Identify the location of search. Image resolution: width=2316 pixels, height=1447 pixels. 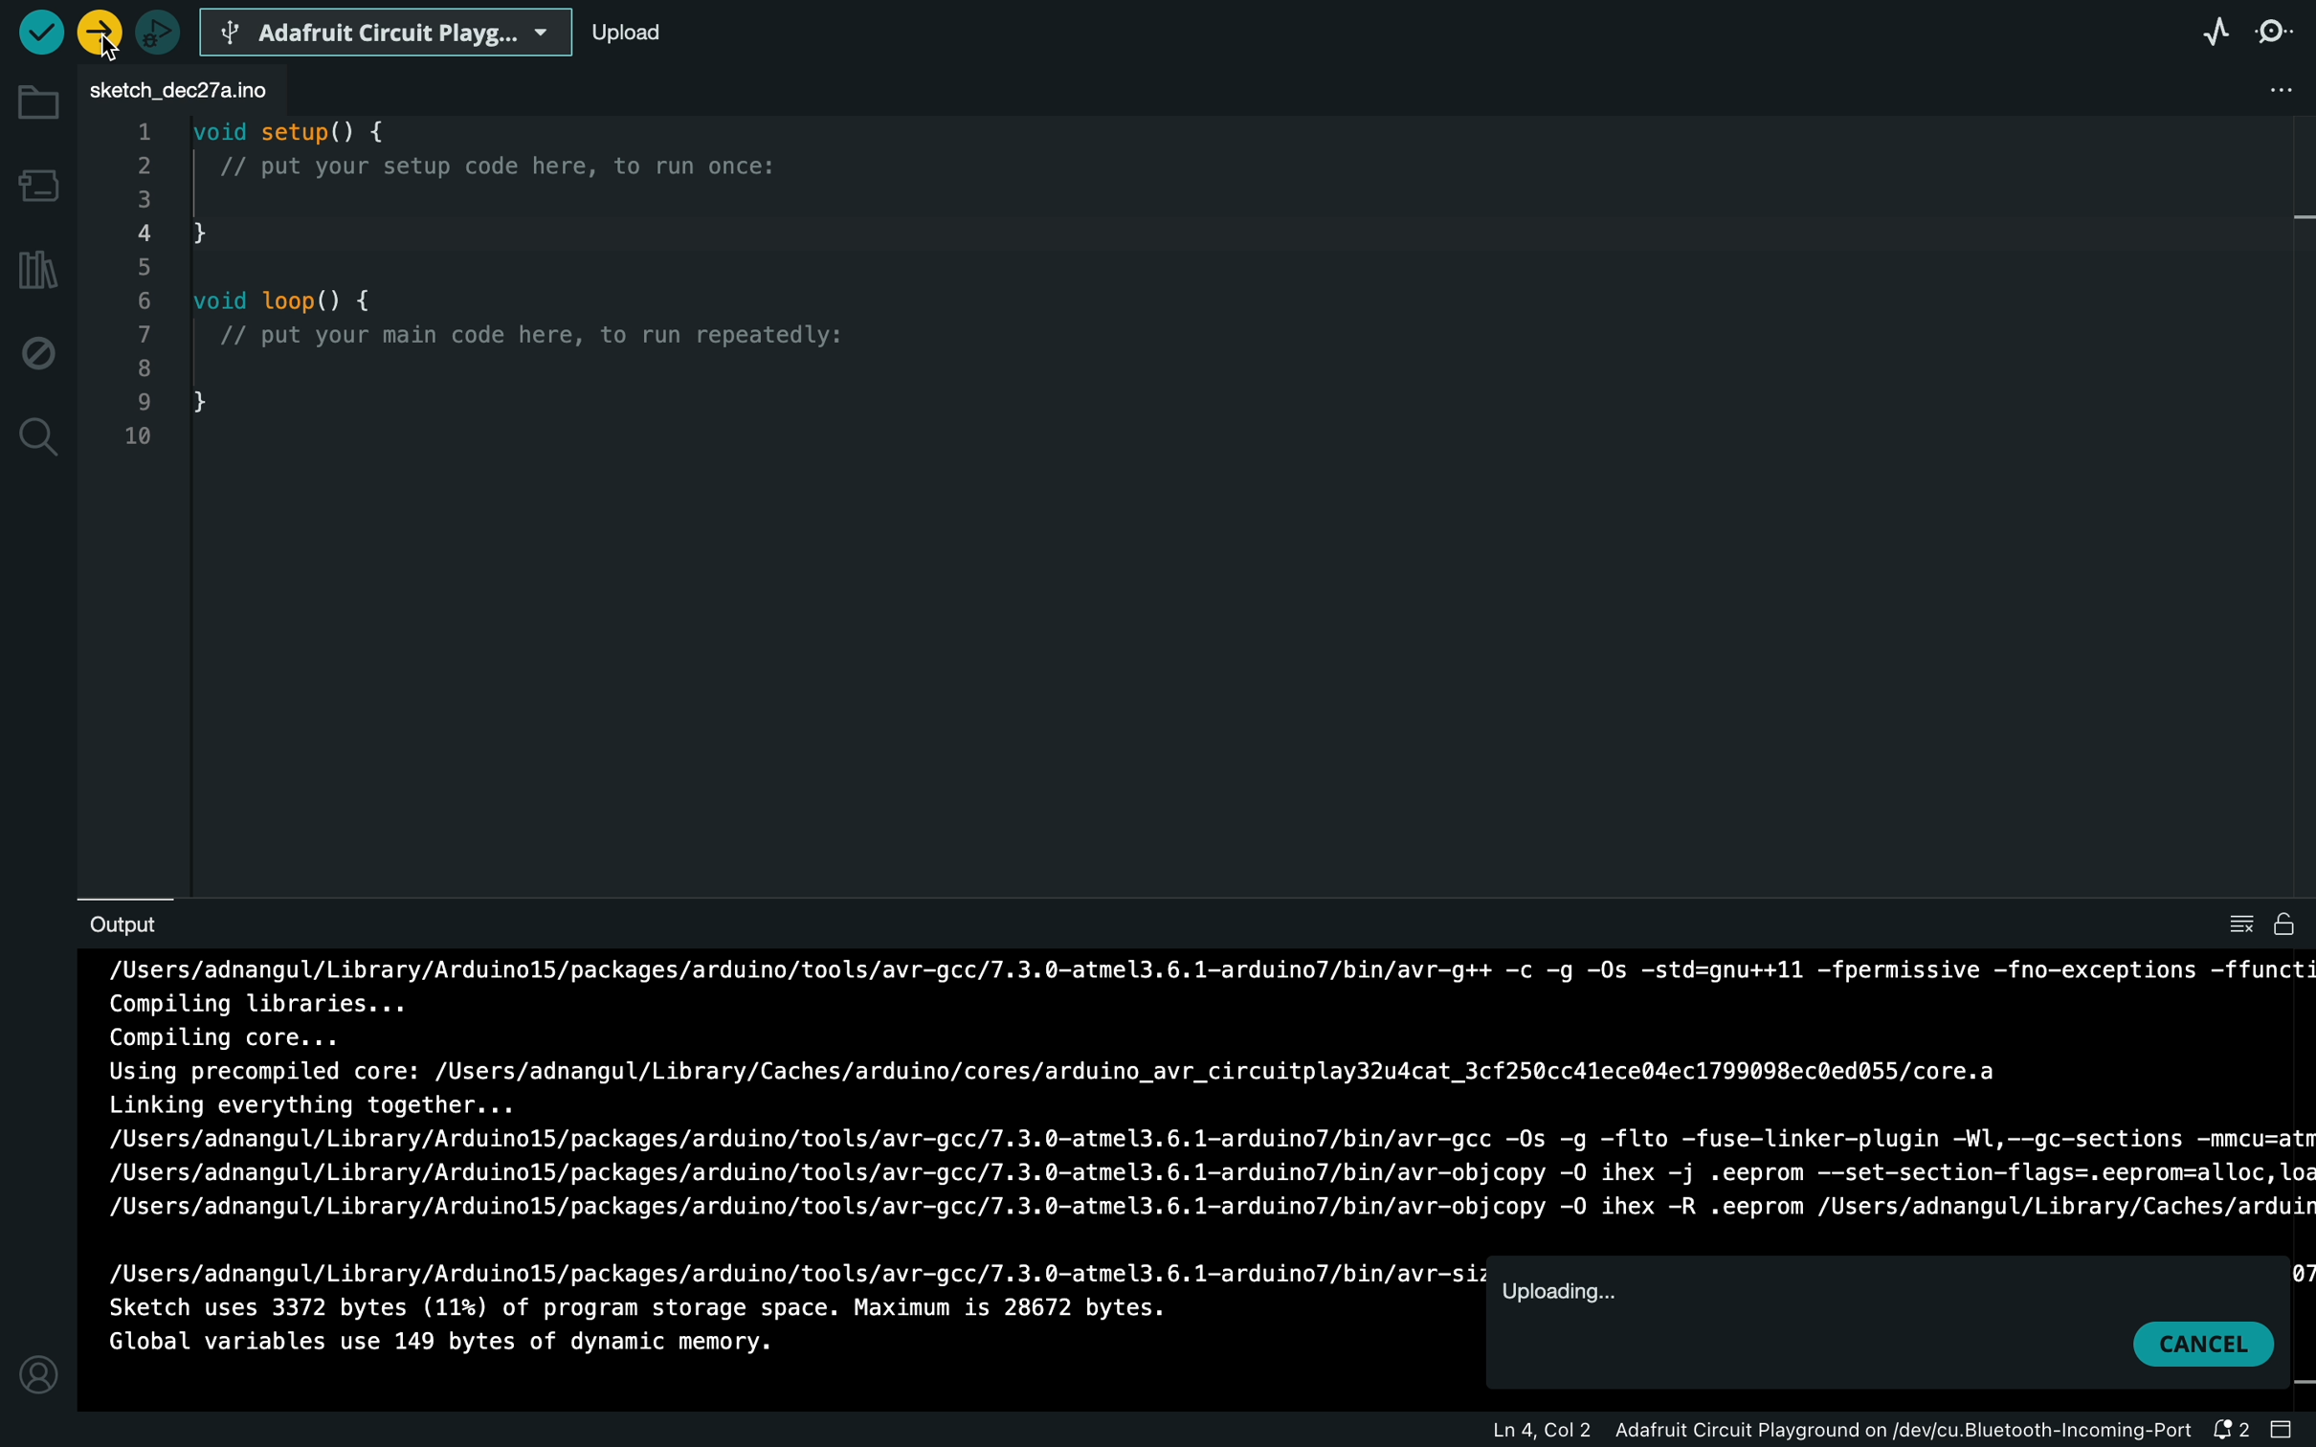
(36, 436).